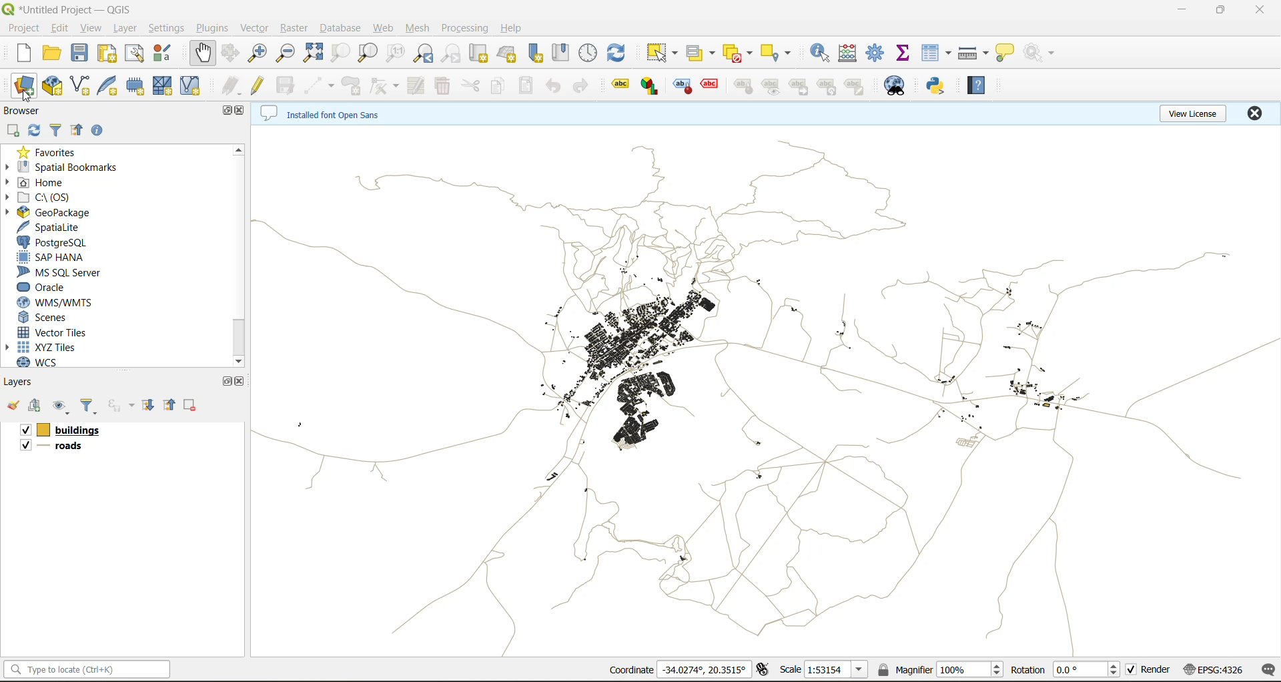 Image resolution: width=1281 pixels, height=682 pixels. What do you see at coordinates (780, 51) in the screenshot?
I see `select location` at bounding box center [780, 51].